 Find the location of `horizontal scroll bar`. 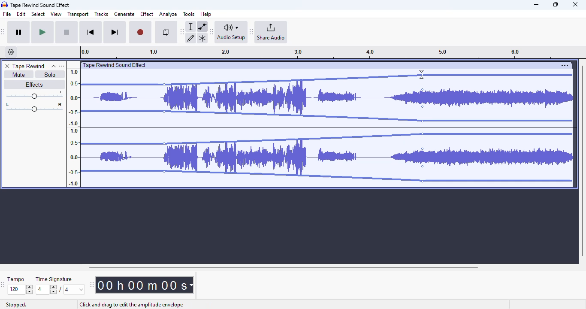

horizontal scroll bar is located at coordinates (283, 267).